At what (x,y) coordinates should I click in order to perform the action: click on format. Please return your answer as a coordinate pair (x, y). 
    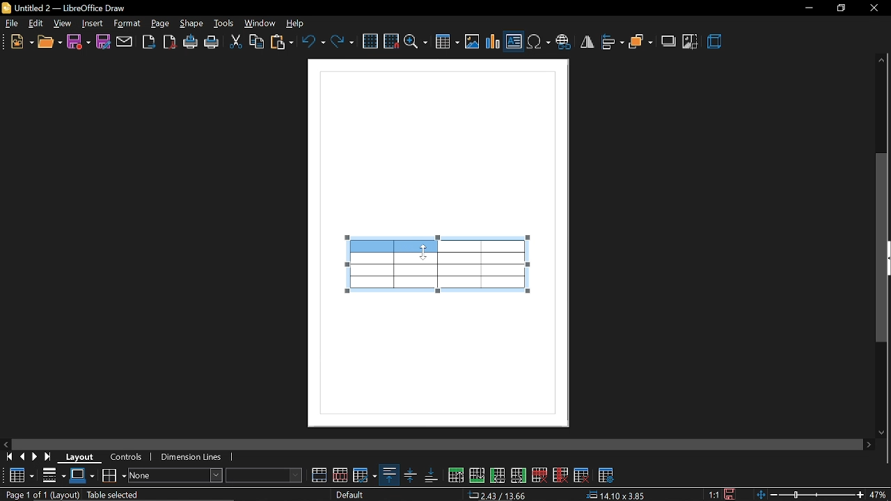
    Looking at the image, I should click on (127, 23).